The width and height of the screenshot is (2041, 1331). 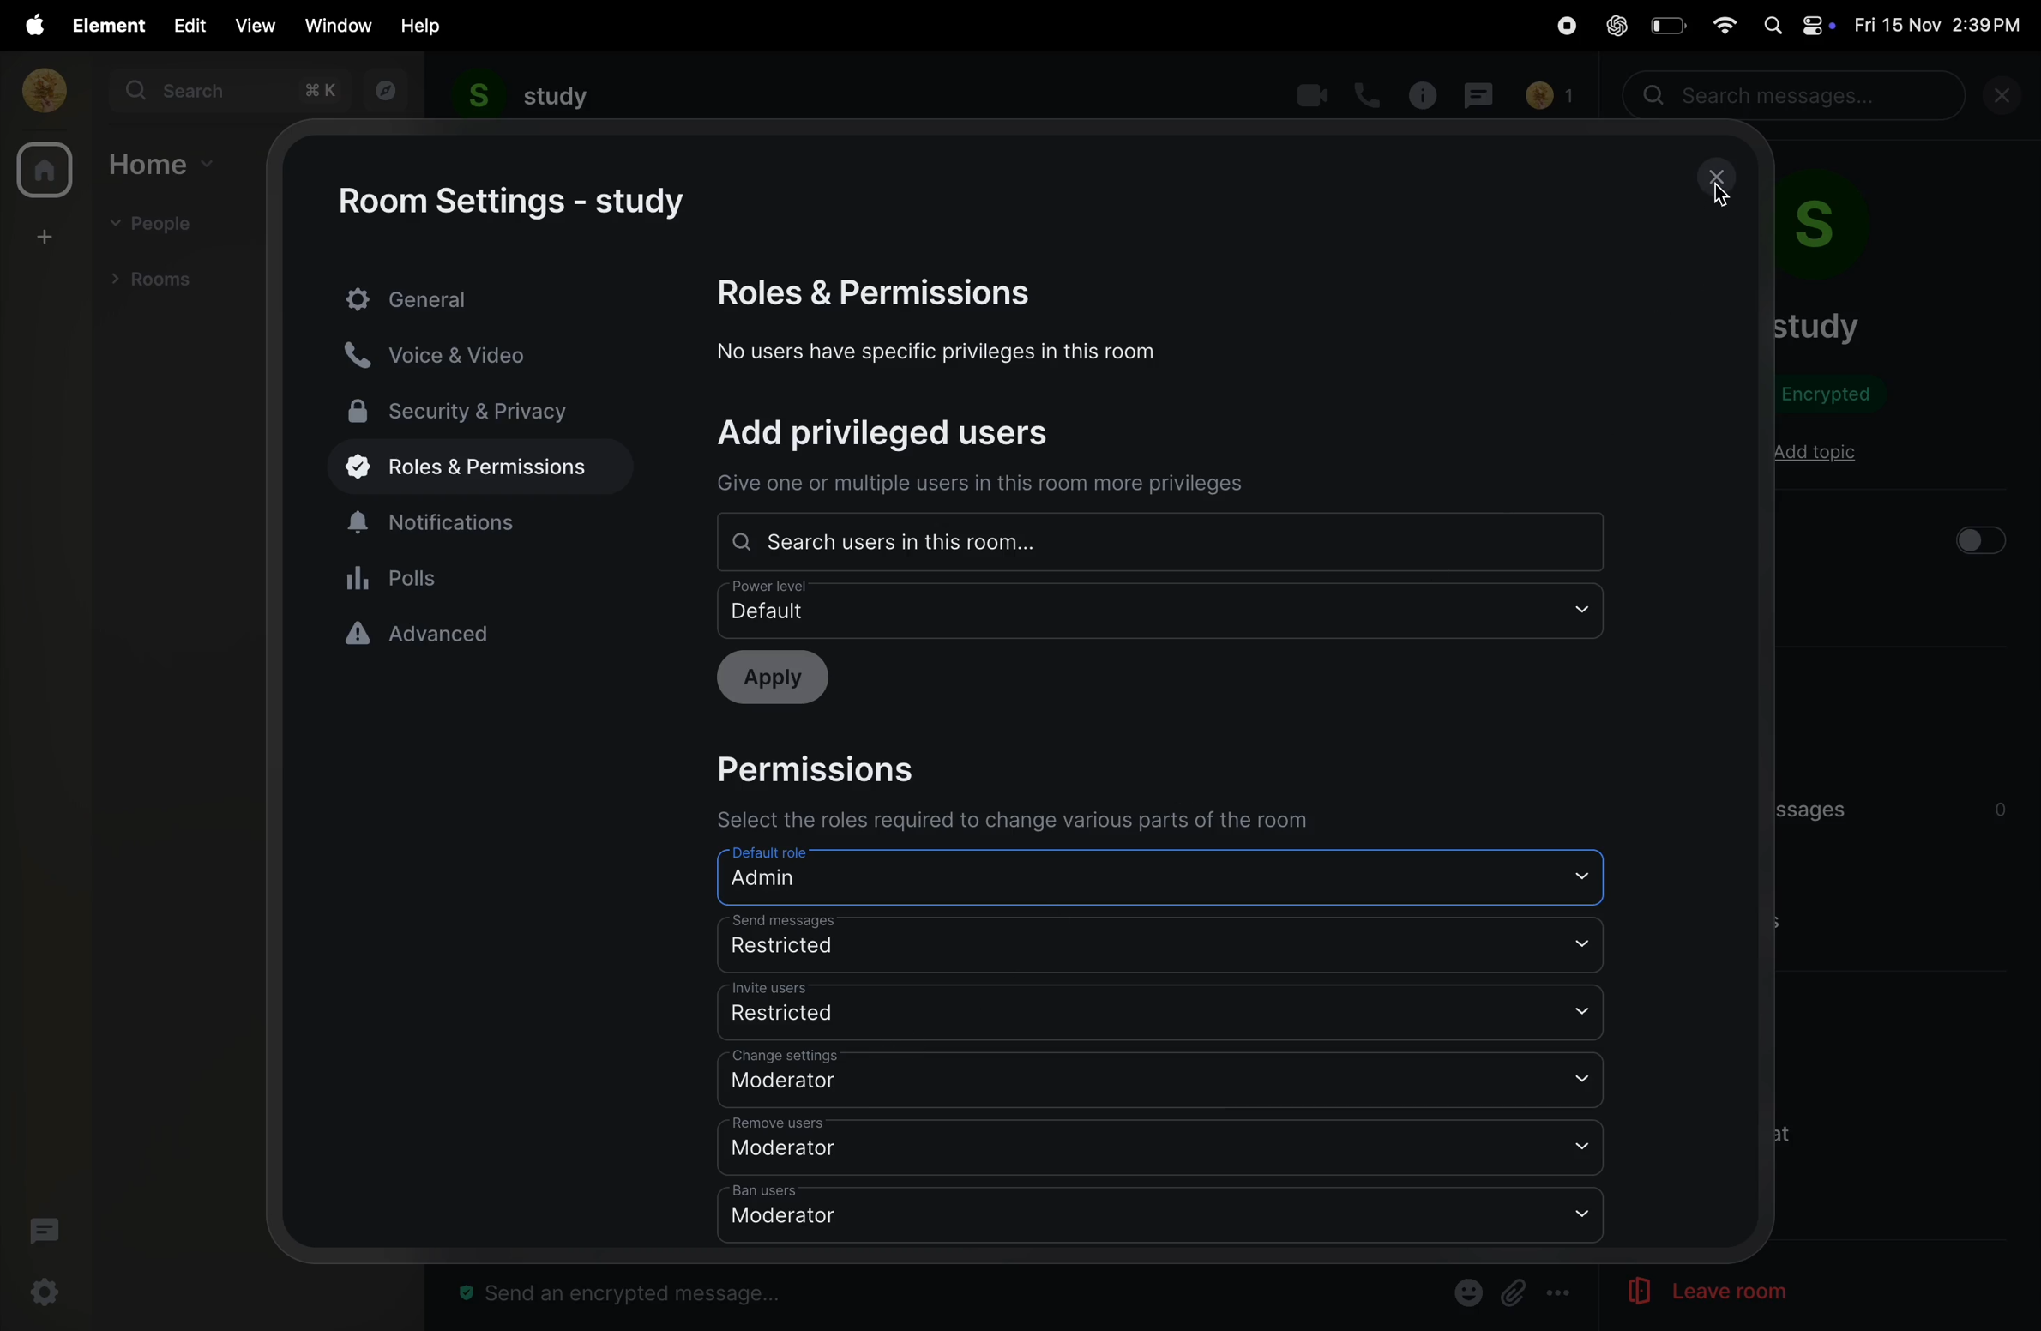 I want to click on search bar, so click(x=1797, y=96).